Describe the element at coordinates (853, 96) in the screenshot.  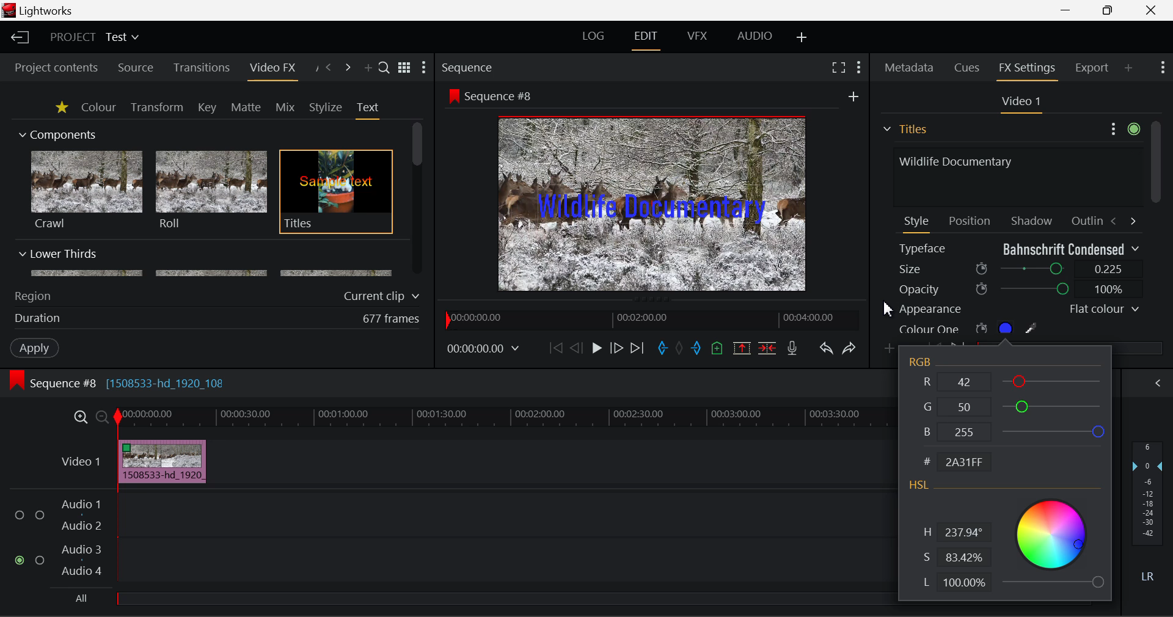
I see `add` at that location.